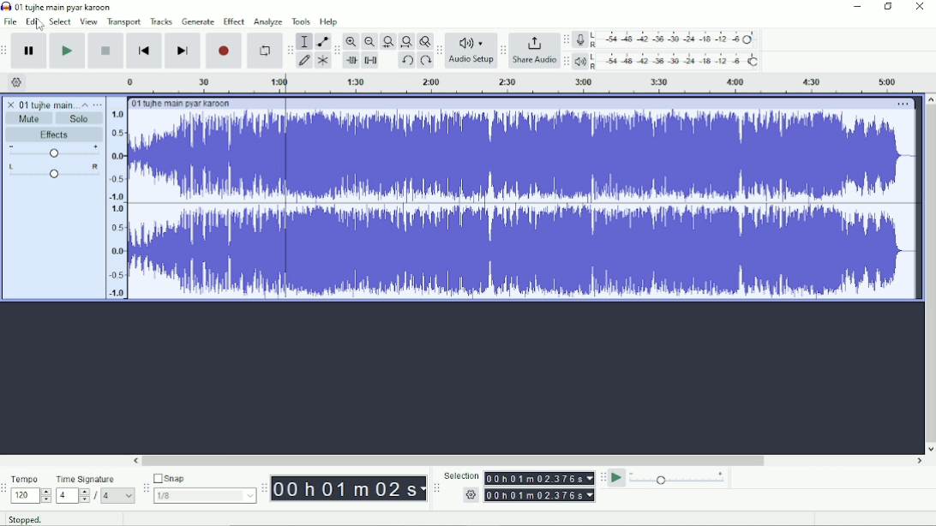 The height and width of the screenshot is (526, 936). I want to click on Timeline options, so click(17, 83).